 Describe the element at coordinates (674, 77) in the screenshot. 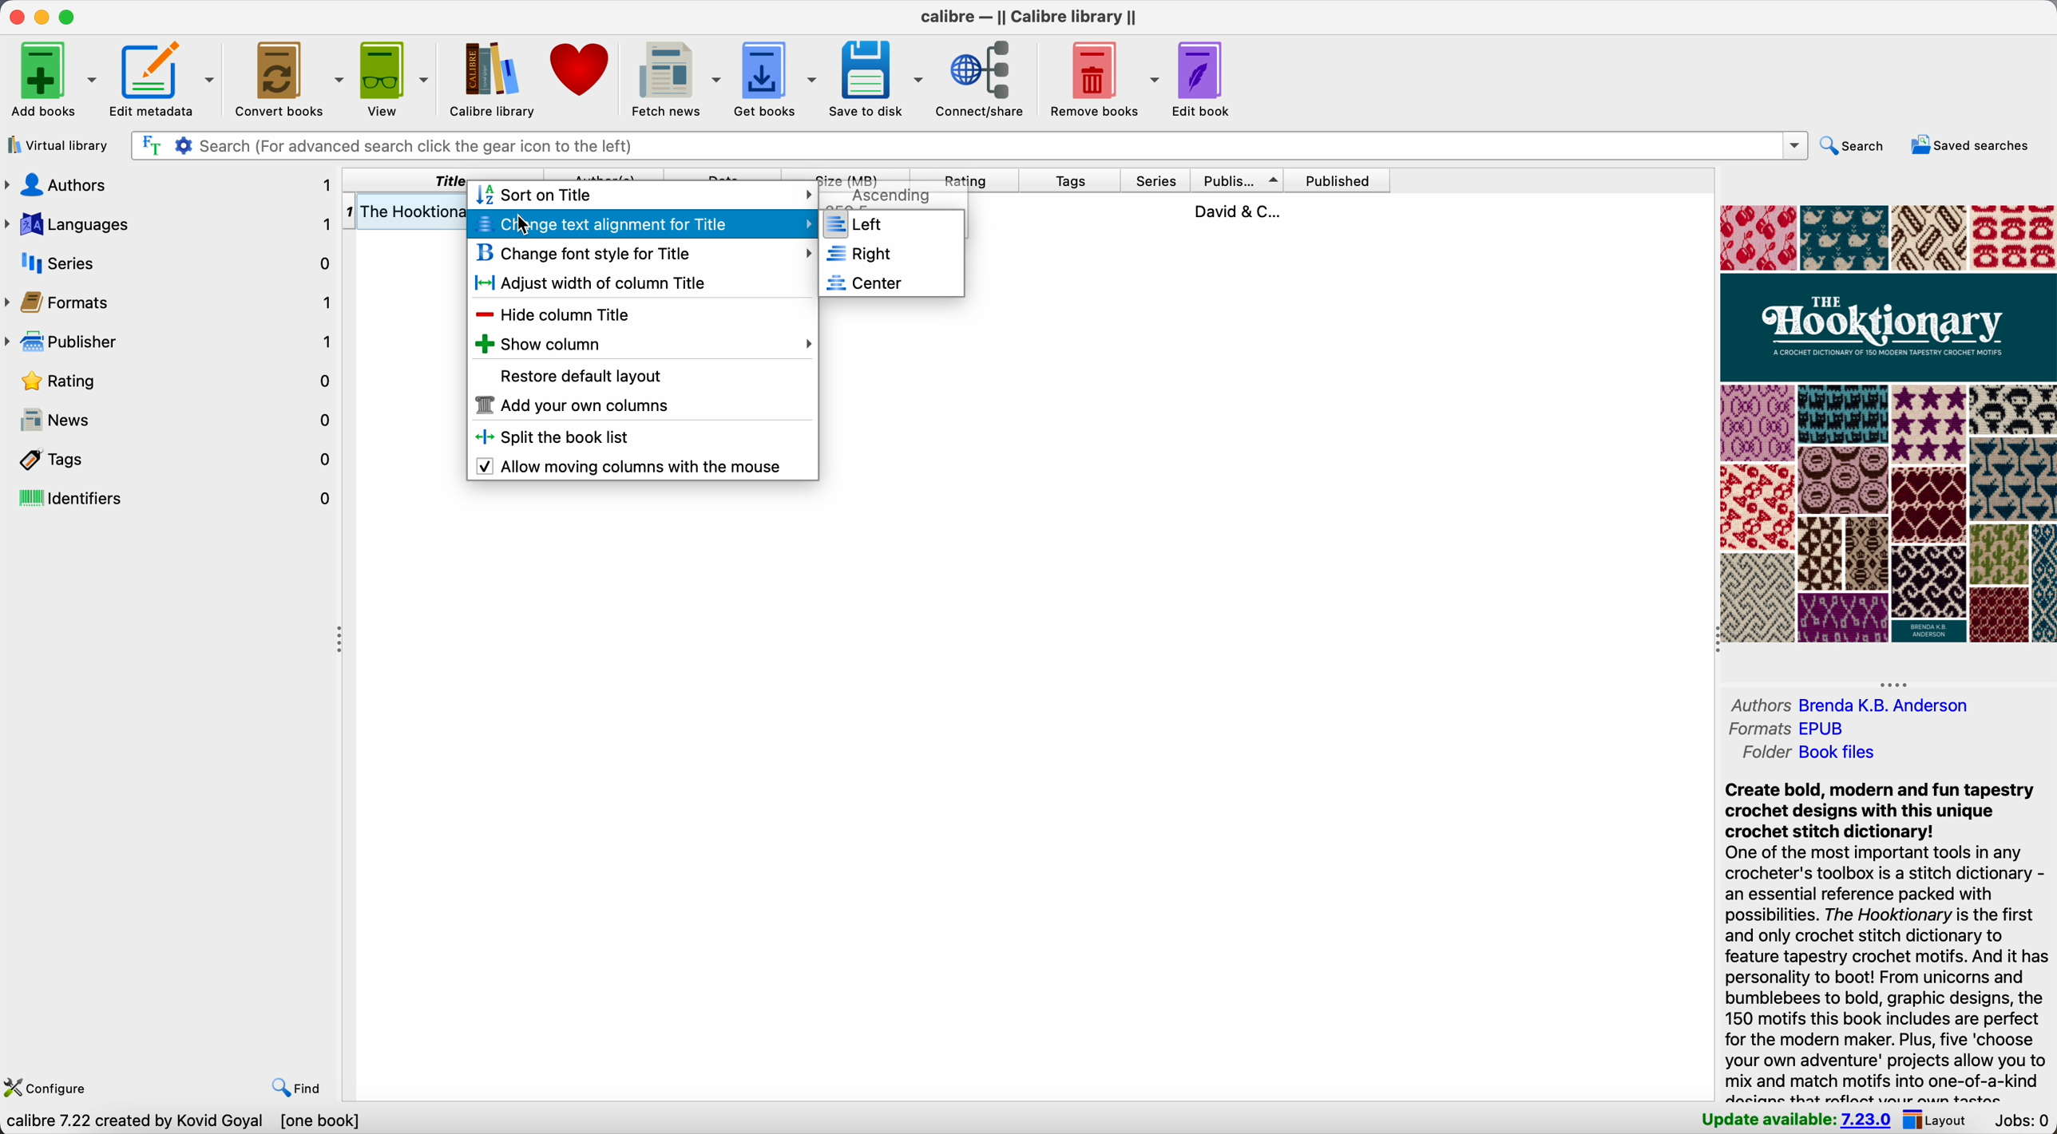

I see `fetch news` at that location.